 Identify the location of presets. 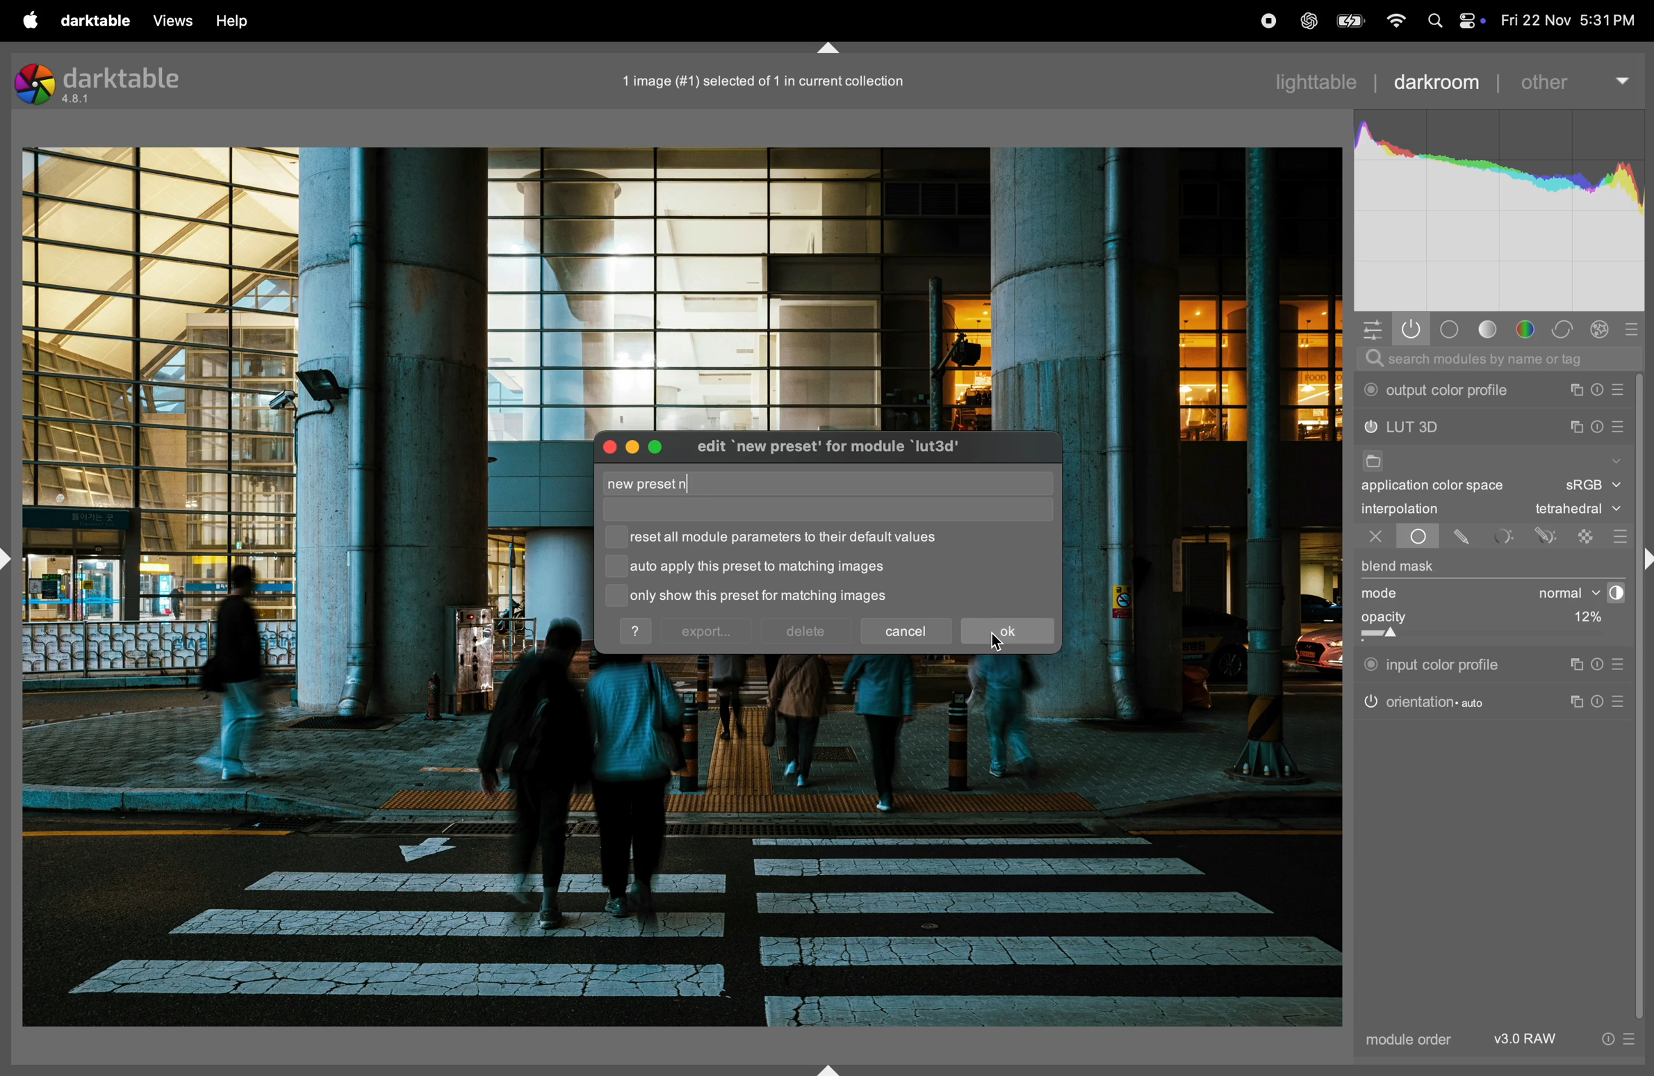
(1621, 665).